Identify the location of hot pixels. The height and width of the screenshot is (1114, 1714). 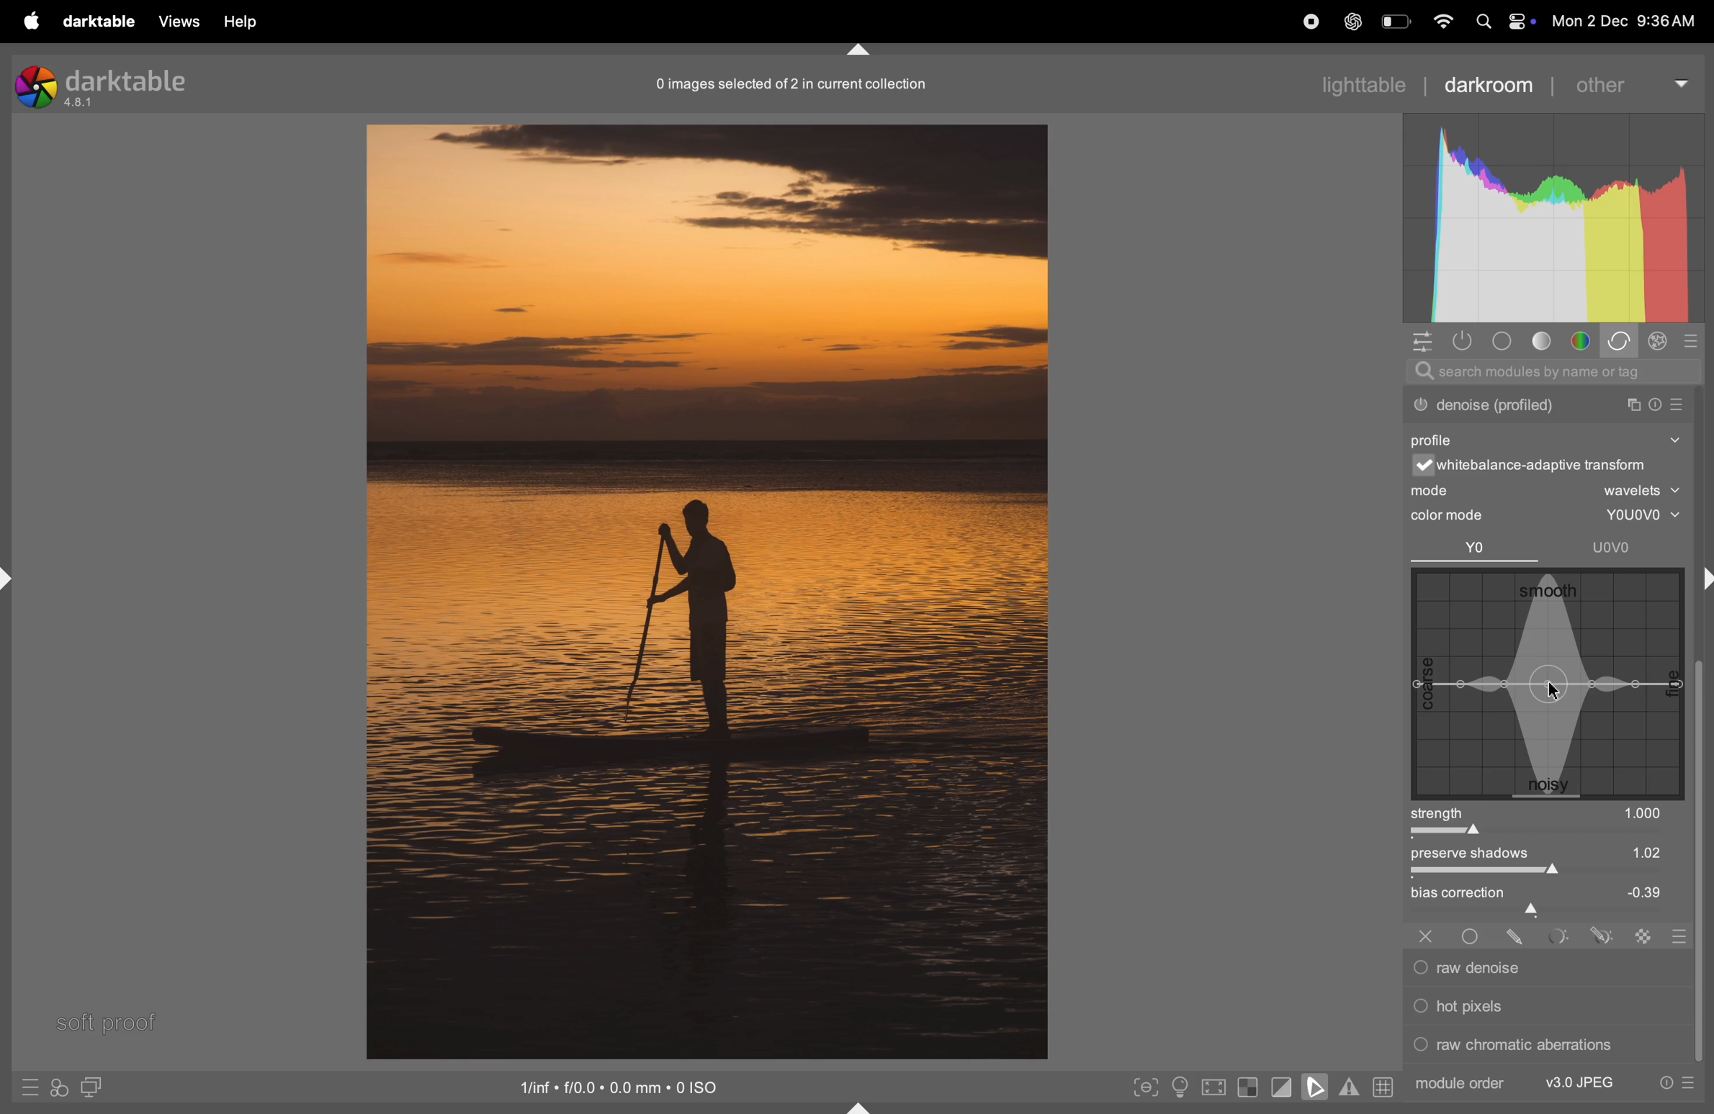
(1543, 1004).